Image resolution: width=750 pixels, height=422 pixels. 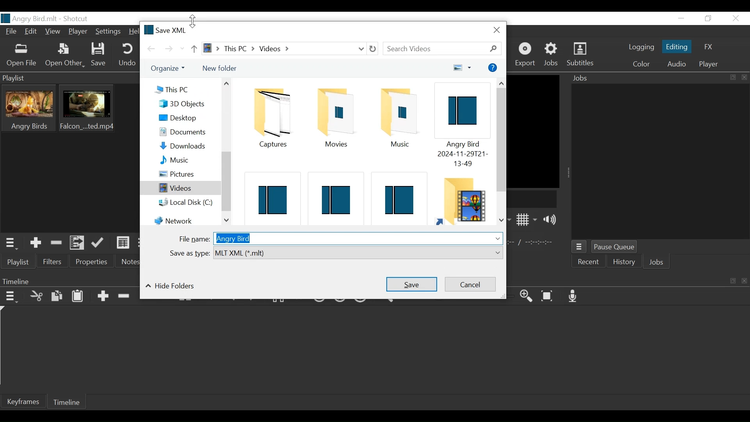 What do you see at coordinates (496, 30) in the screenshot?
I see `Cose` at bounding box center [496, 30].